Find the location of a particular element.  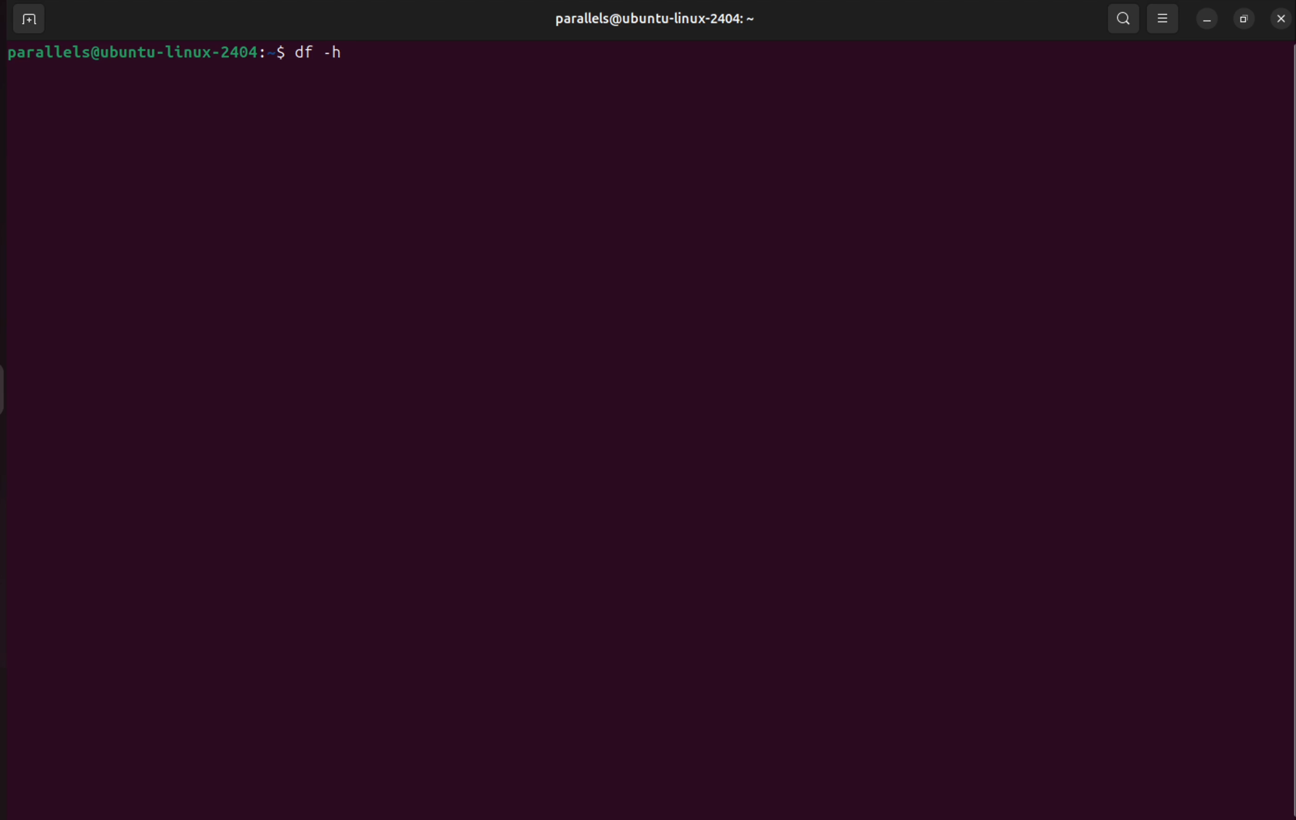

add terminal is located at coordinates (32, 19).